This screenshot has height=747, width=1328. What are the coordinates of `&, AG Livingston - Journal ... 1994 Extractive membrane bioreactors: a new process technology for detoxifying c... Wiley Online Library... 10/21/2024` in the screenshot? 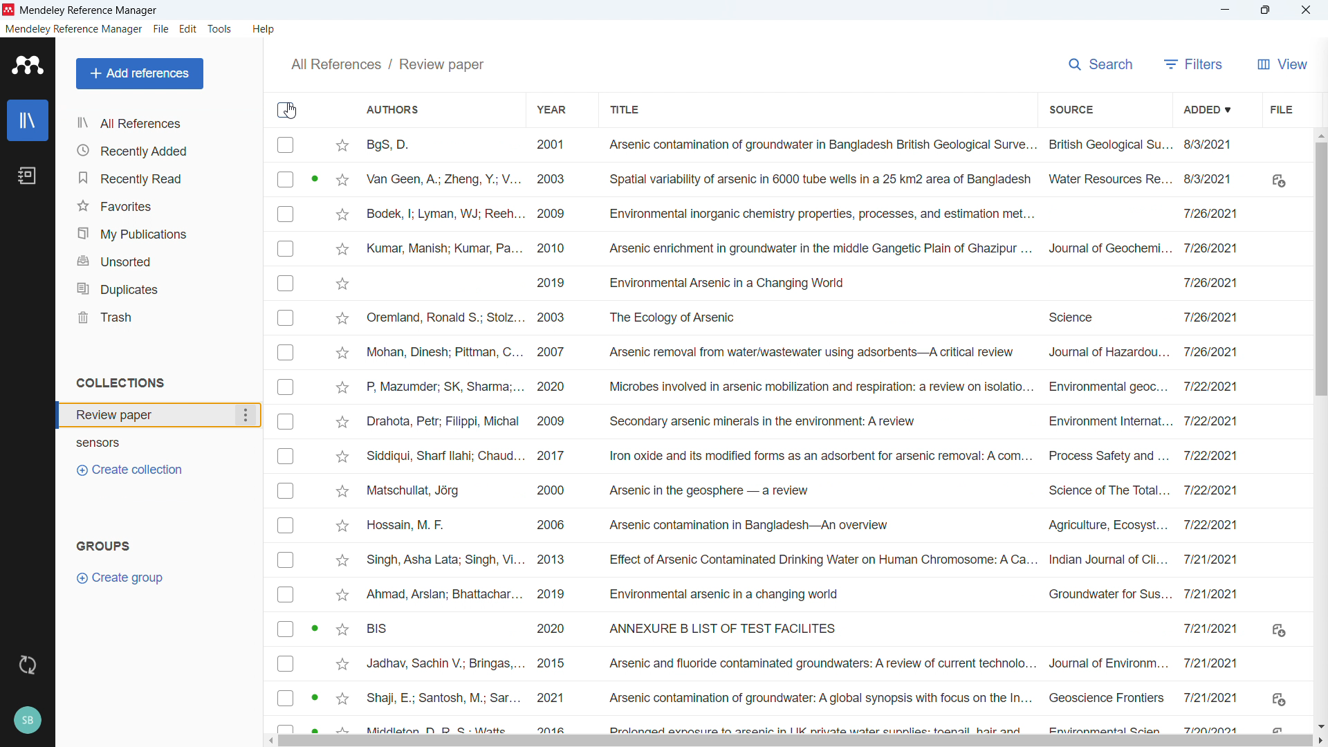 It's located at (806, 663).